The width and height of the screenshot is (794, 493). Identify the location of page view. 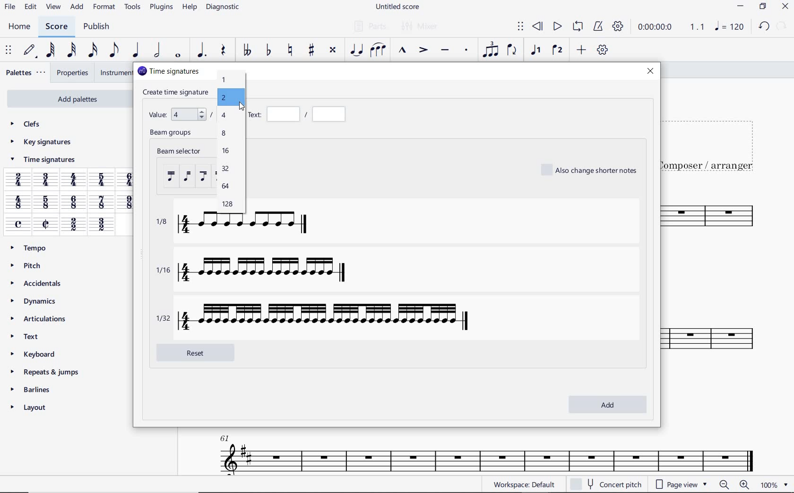
(680, 483).